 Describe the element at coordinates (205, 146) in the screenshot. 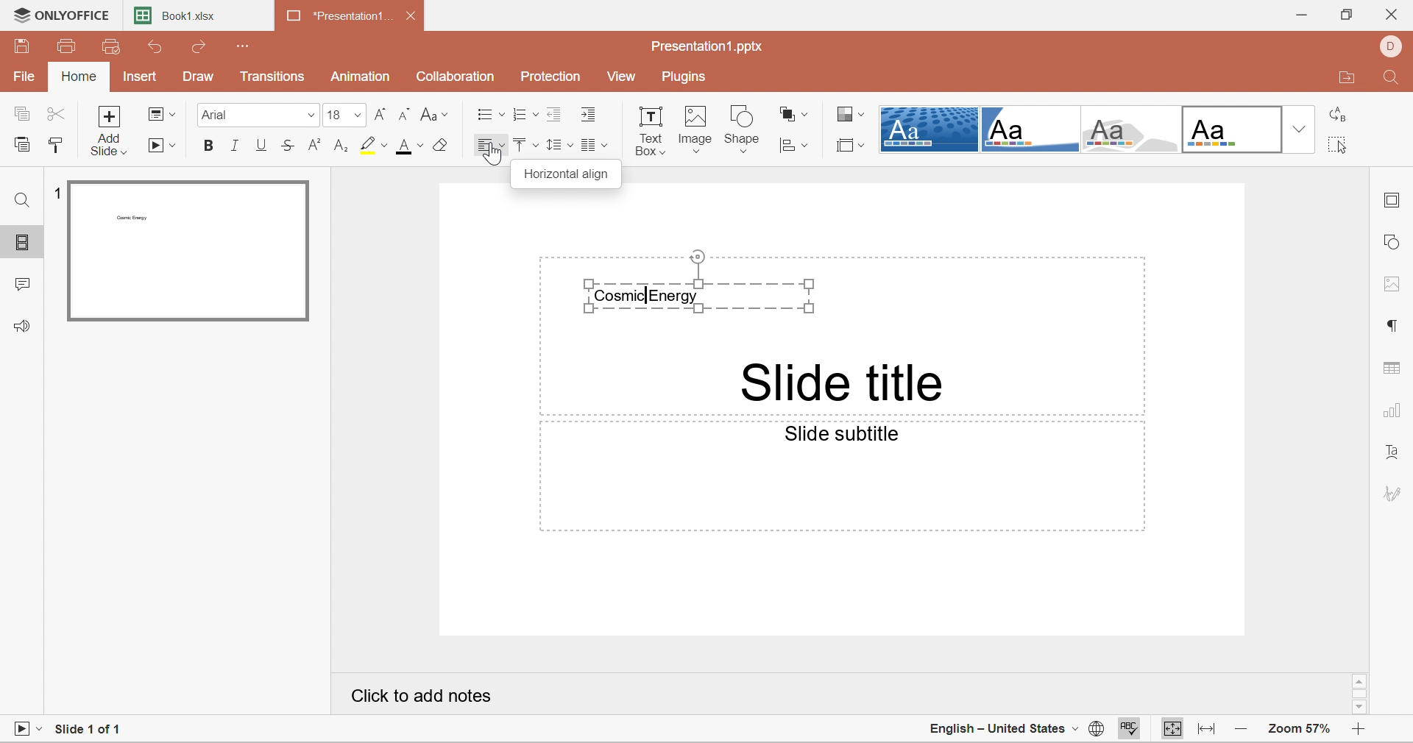

I see `Bold` at that location.